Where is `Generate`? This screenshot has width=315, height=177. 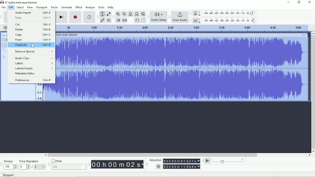 Generate is located at coordinates (67, 7).